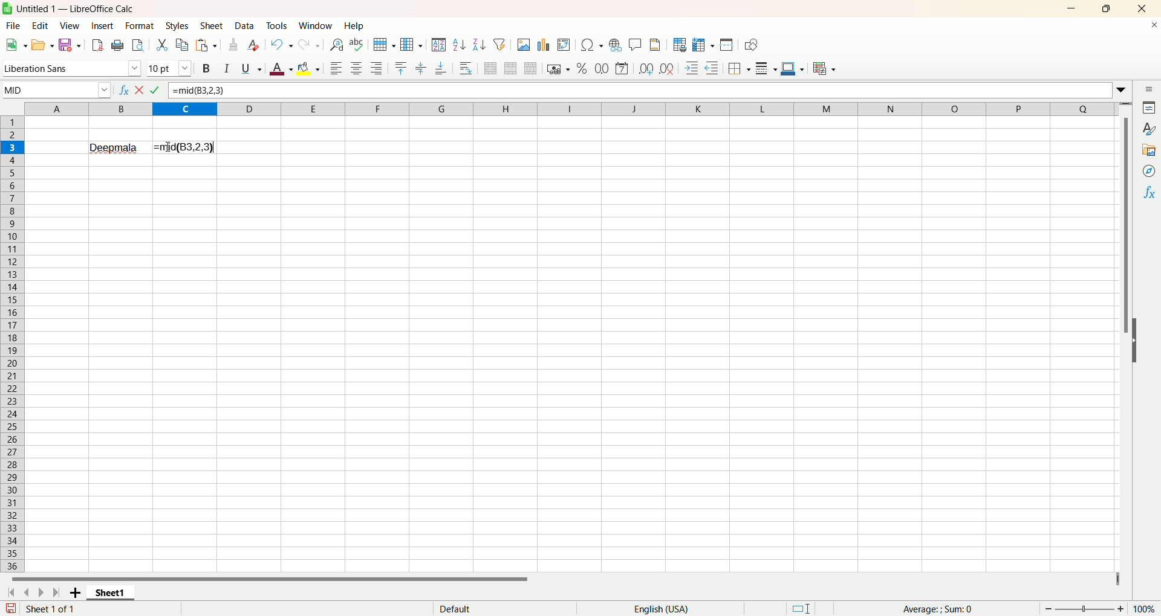  What do you see at coordinates (44, 44) in the screenshot?
I see `Open` at bounding box center [44, 44].